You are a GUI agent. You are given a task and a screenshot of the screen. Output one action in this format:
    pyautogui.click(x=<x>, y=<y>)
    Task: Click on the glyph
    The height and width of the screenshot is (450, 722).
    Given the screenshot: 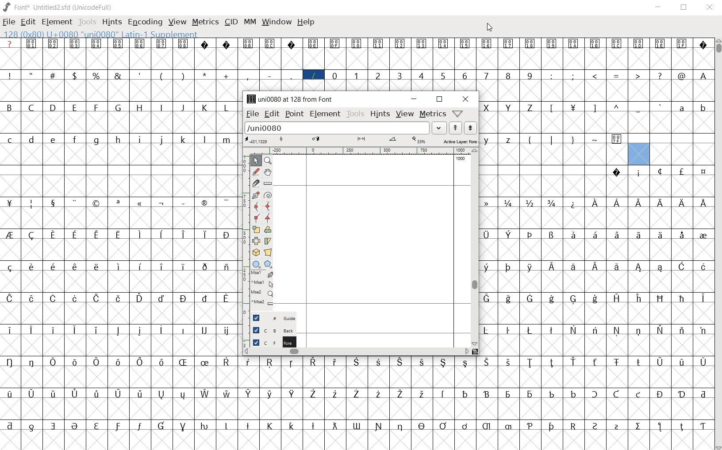 What is the action you would take?
    pyautogui.click(x=96, y=141)
    